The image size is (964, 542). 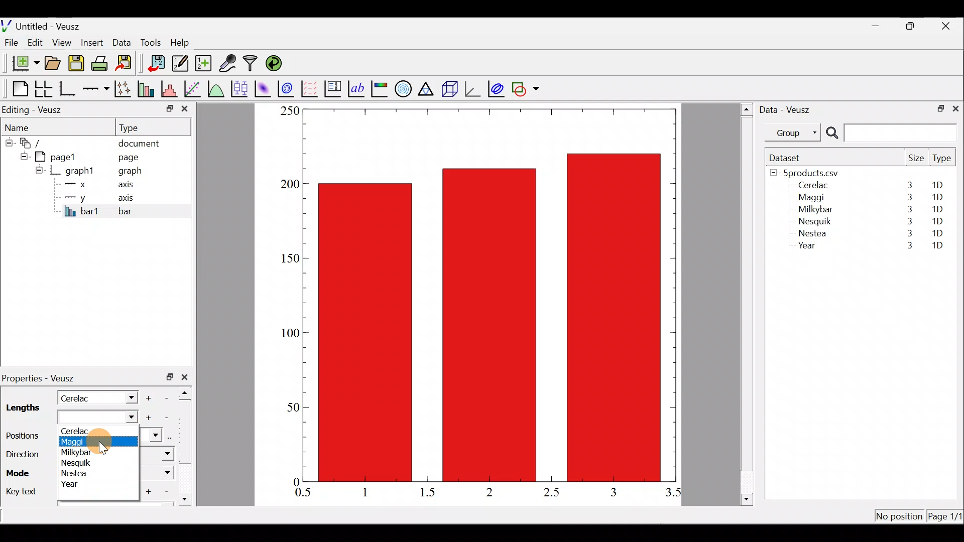 What do you see at coordinates (303, 494) in the screenshot?
I see `0.5` at bounding box center [303, 494].